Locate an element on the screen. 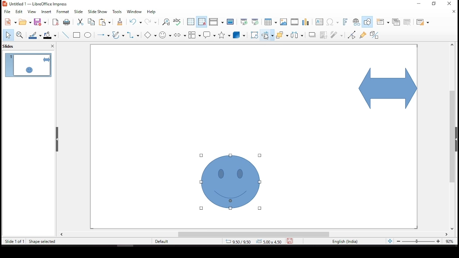 The height and width of the screenshot is (258, 459). table is located at coordinates (271, 22).